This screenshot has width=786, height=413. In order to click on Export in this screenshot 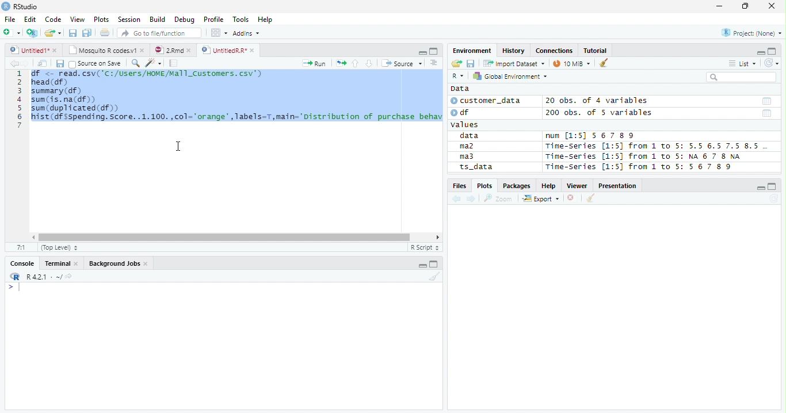, I will do `click(541, 199)`.